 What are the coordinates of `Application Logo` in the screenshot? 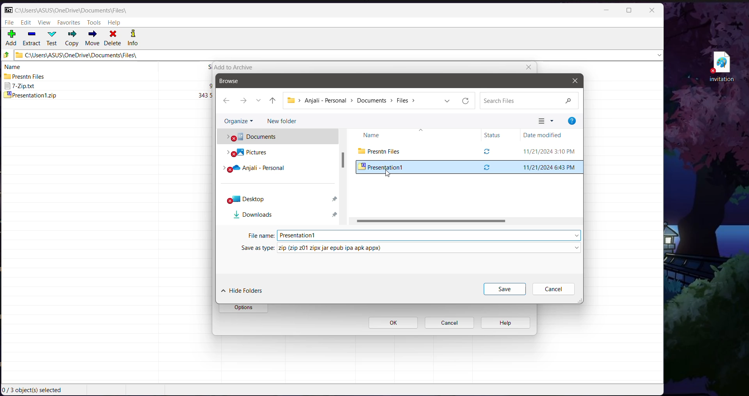 It's located at (9, 10).